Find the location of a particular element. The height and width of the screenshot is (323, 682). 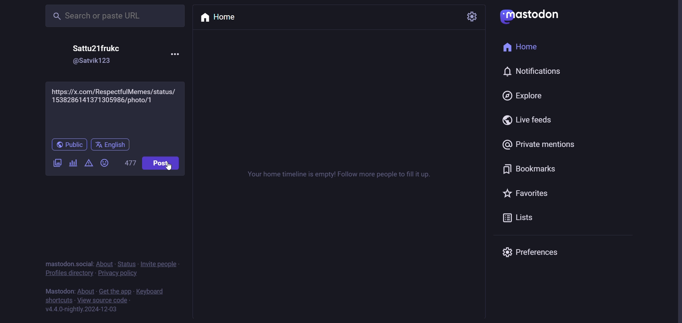

live feeds is located at coordinates (525, 120).